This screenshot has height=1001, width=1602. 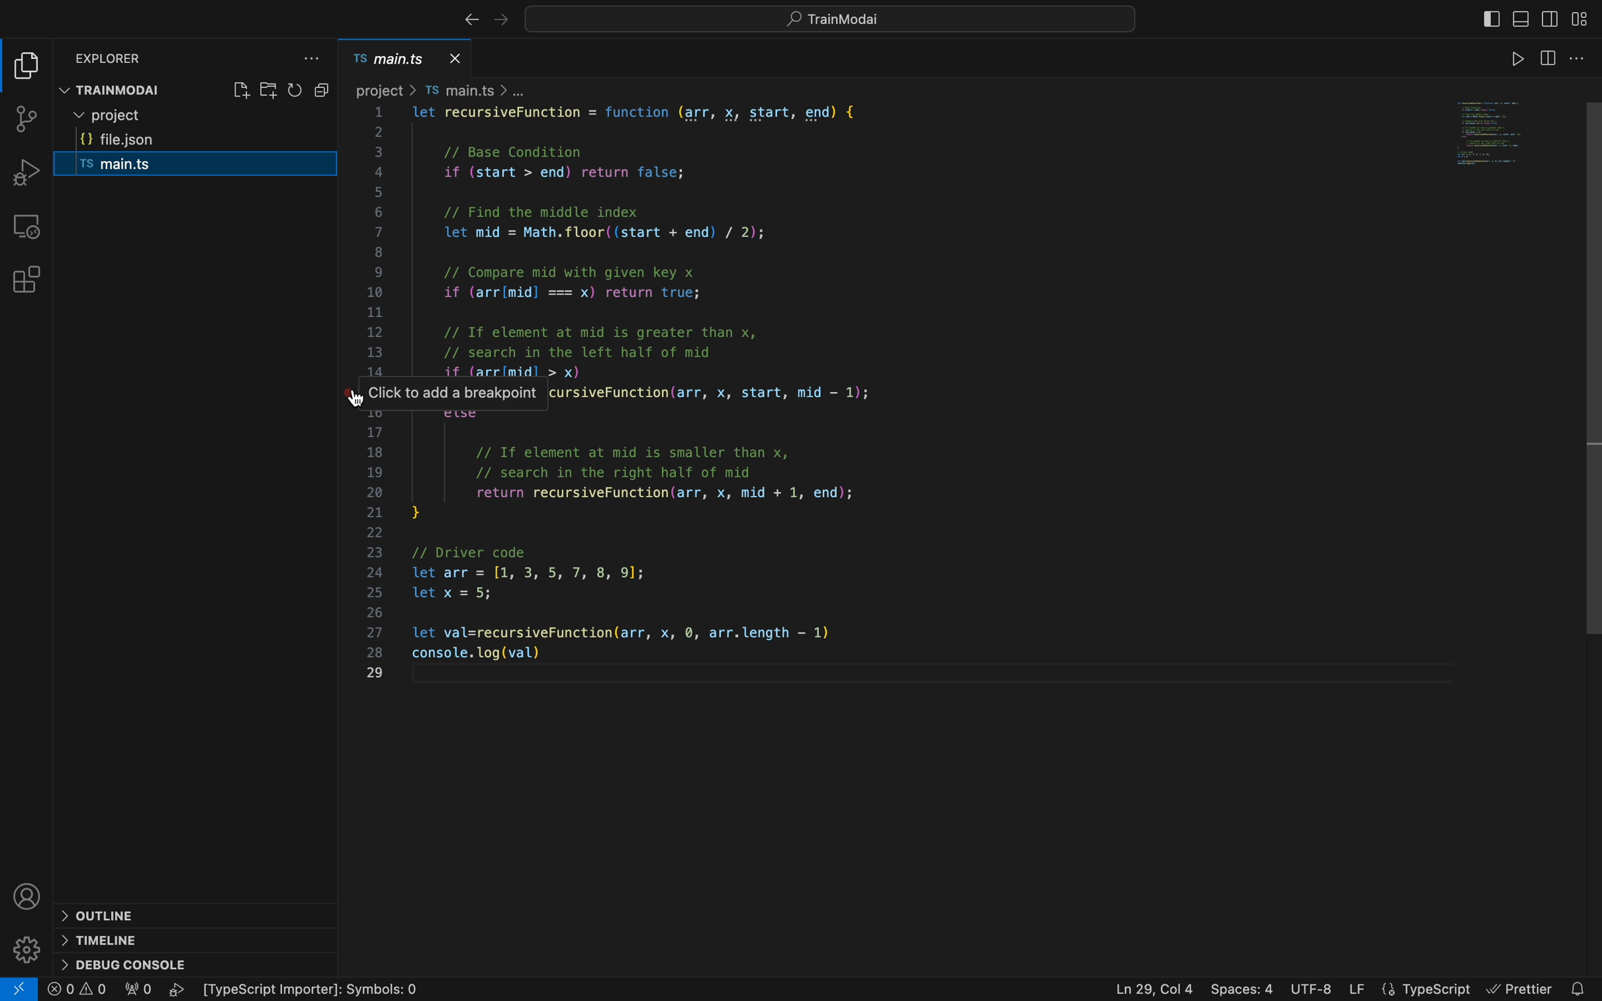 I want to click on settings, so click(x=25, y=952).